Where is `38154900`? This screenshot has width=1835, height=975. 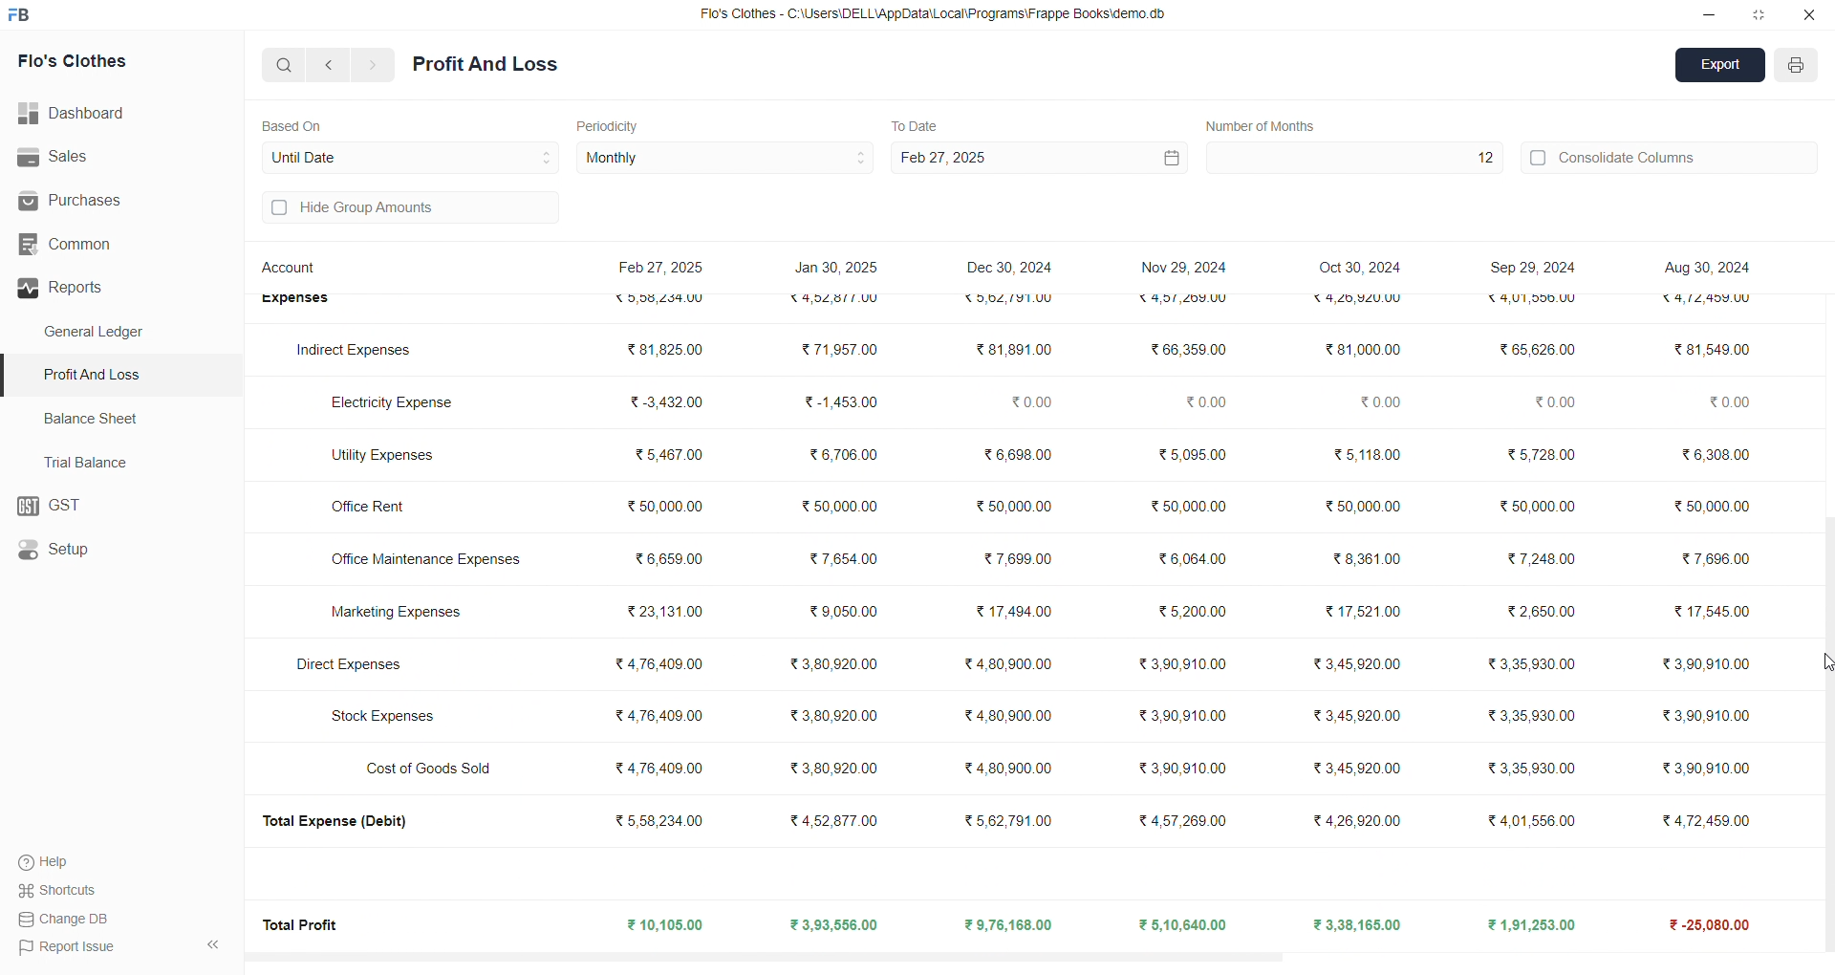
38154900 is located at coordinates (1711, 349).